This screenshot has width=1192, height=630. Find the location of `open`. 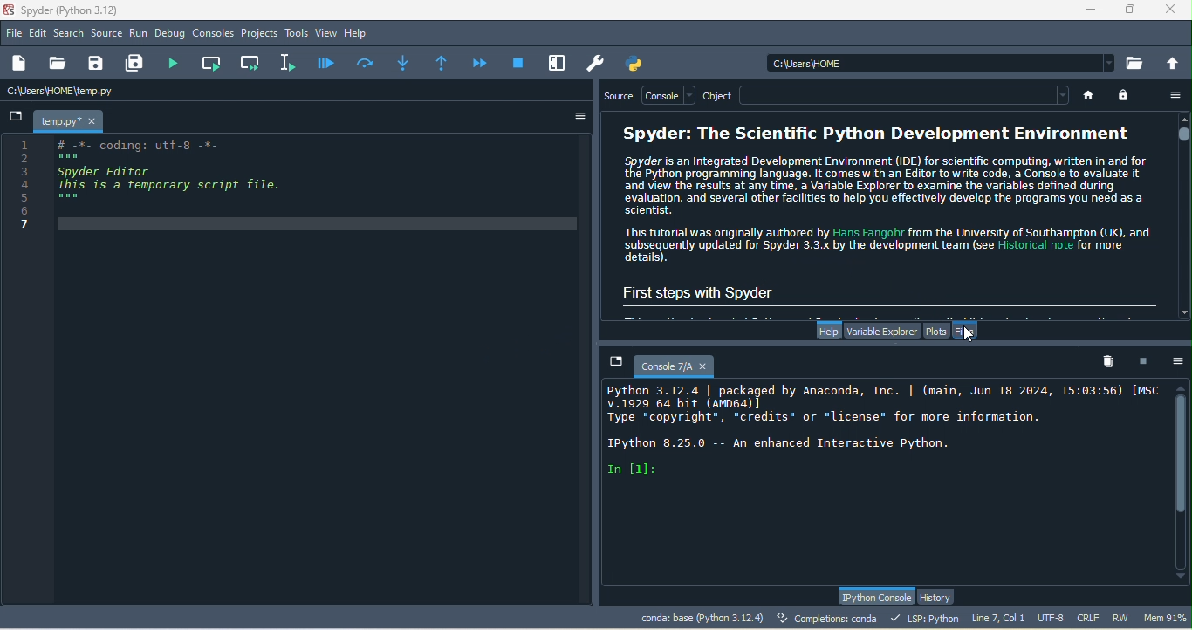

open is located at coordinates (57, 64).